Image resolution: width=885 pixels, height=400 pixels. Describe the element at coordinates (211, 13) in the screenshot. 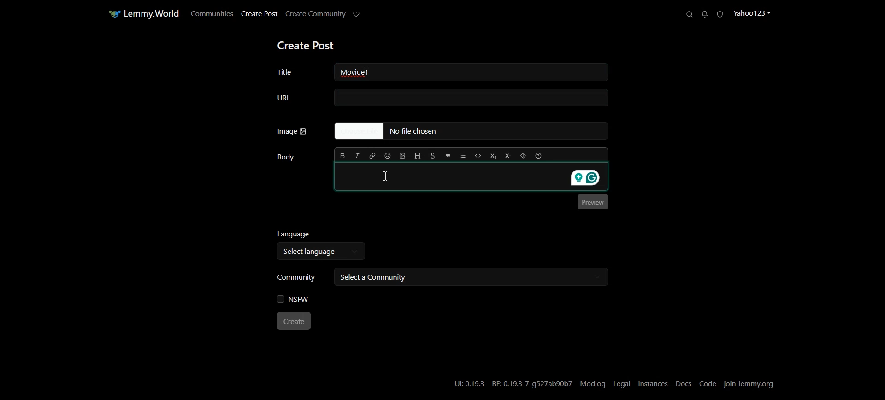

I see `Communities` at that location.